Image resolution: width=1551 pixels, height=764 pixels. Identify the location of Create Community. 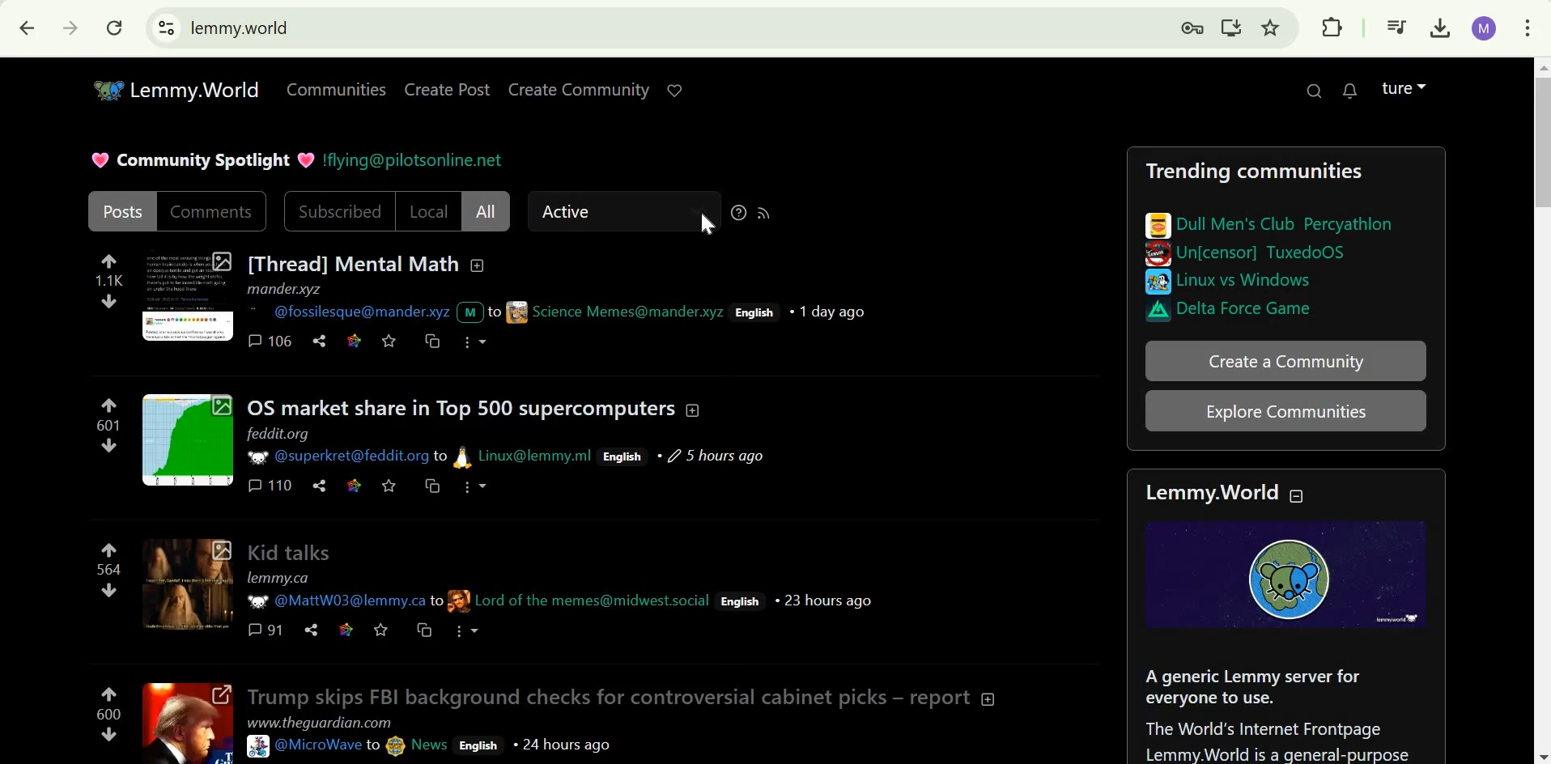
(583, 90).